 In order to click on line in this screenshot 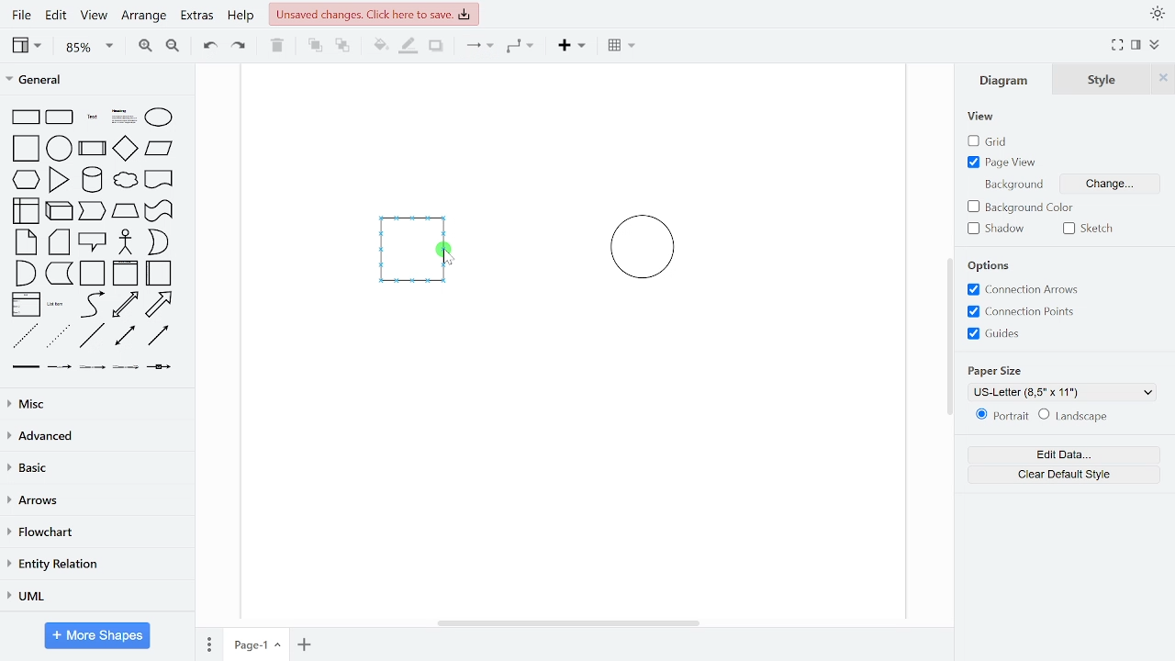, I will do `click(92, 336)`.